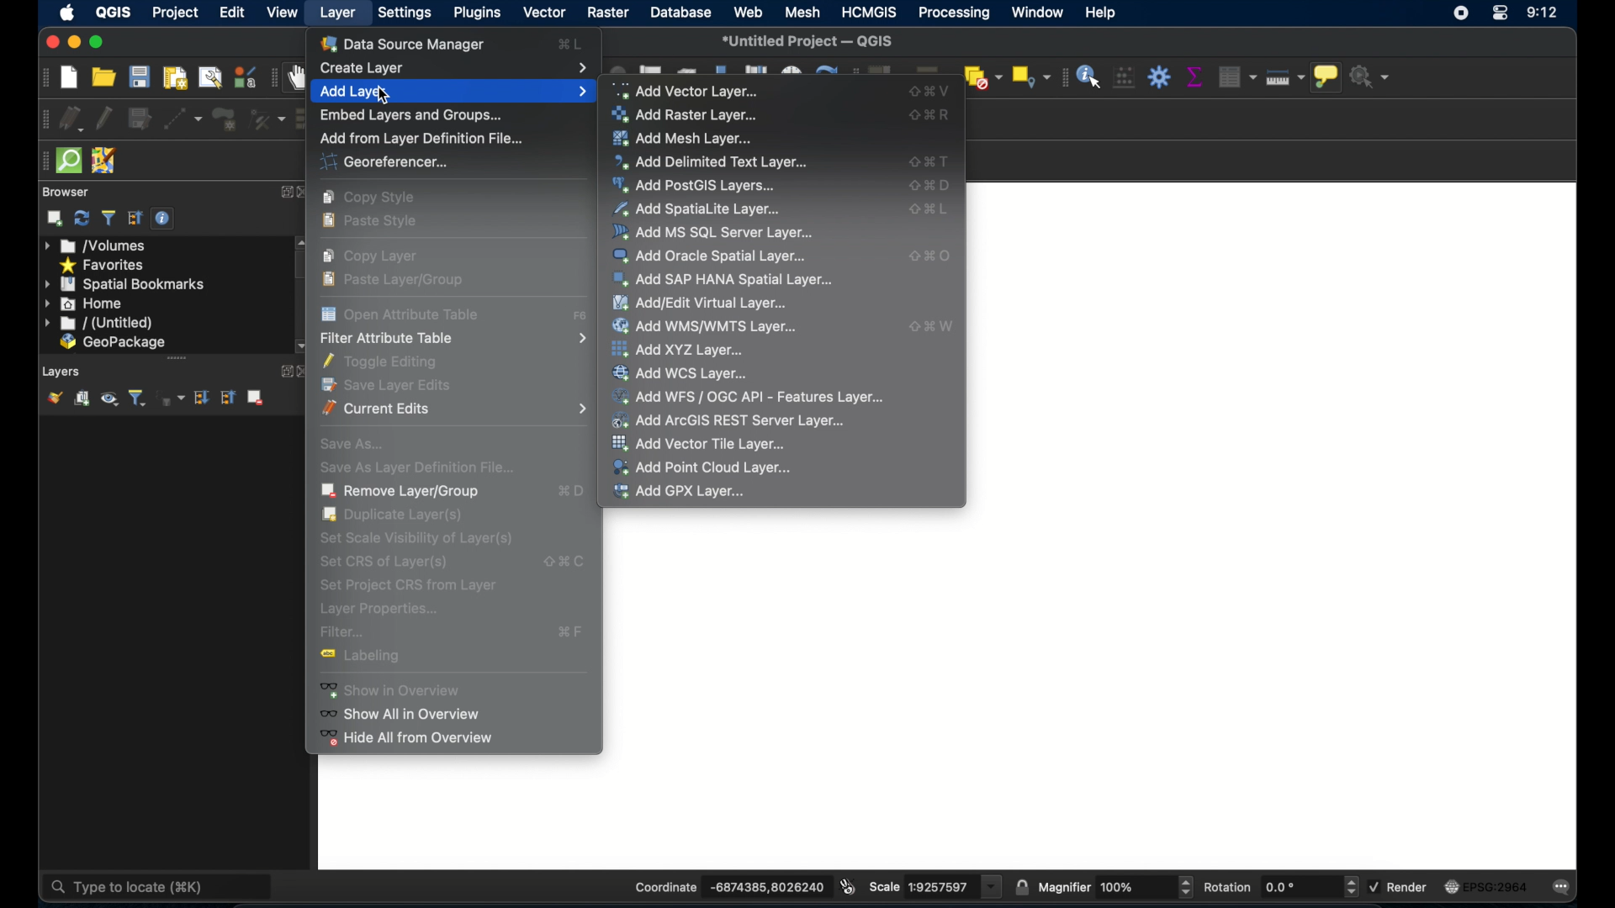 Image resolution: width=1615 pixels, height=908 pixels. I want to click on window, so click(1037, 14).